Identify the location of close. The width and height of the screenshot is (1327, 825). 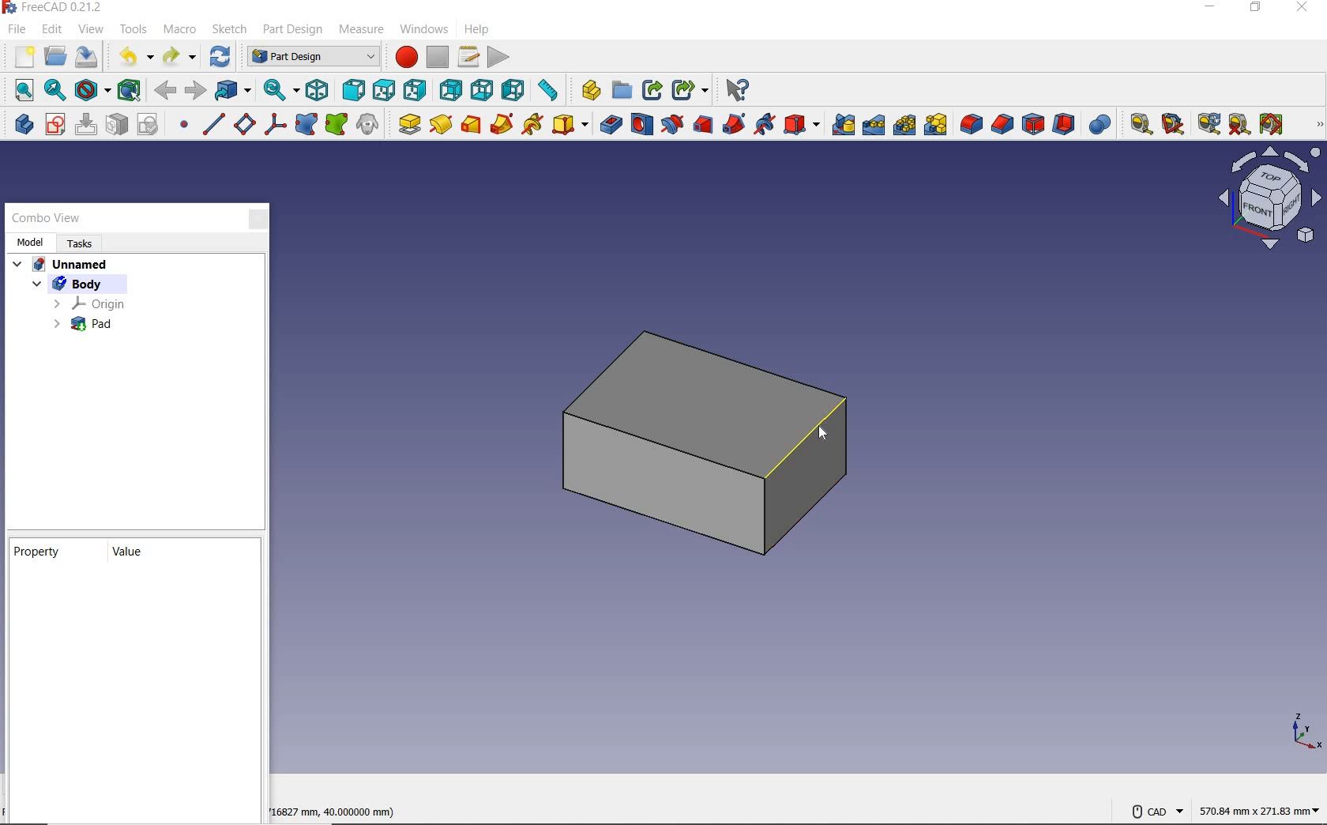
(254, 219).